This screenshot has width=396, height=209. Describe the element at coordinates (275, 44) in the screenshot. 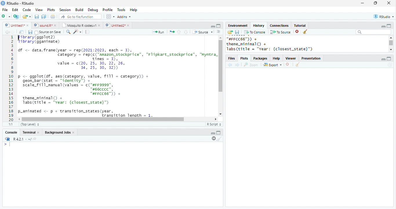

I see `"#FFCC66™)) +
theme_minimal () +
Jabs(title = "vear: {closest_state}")` at that location.